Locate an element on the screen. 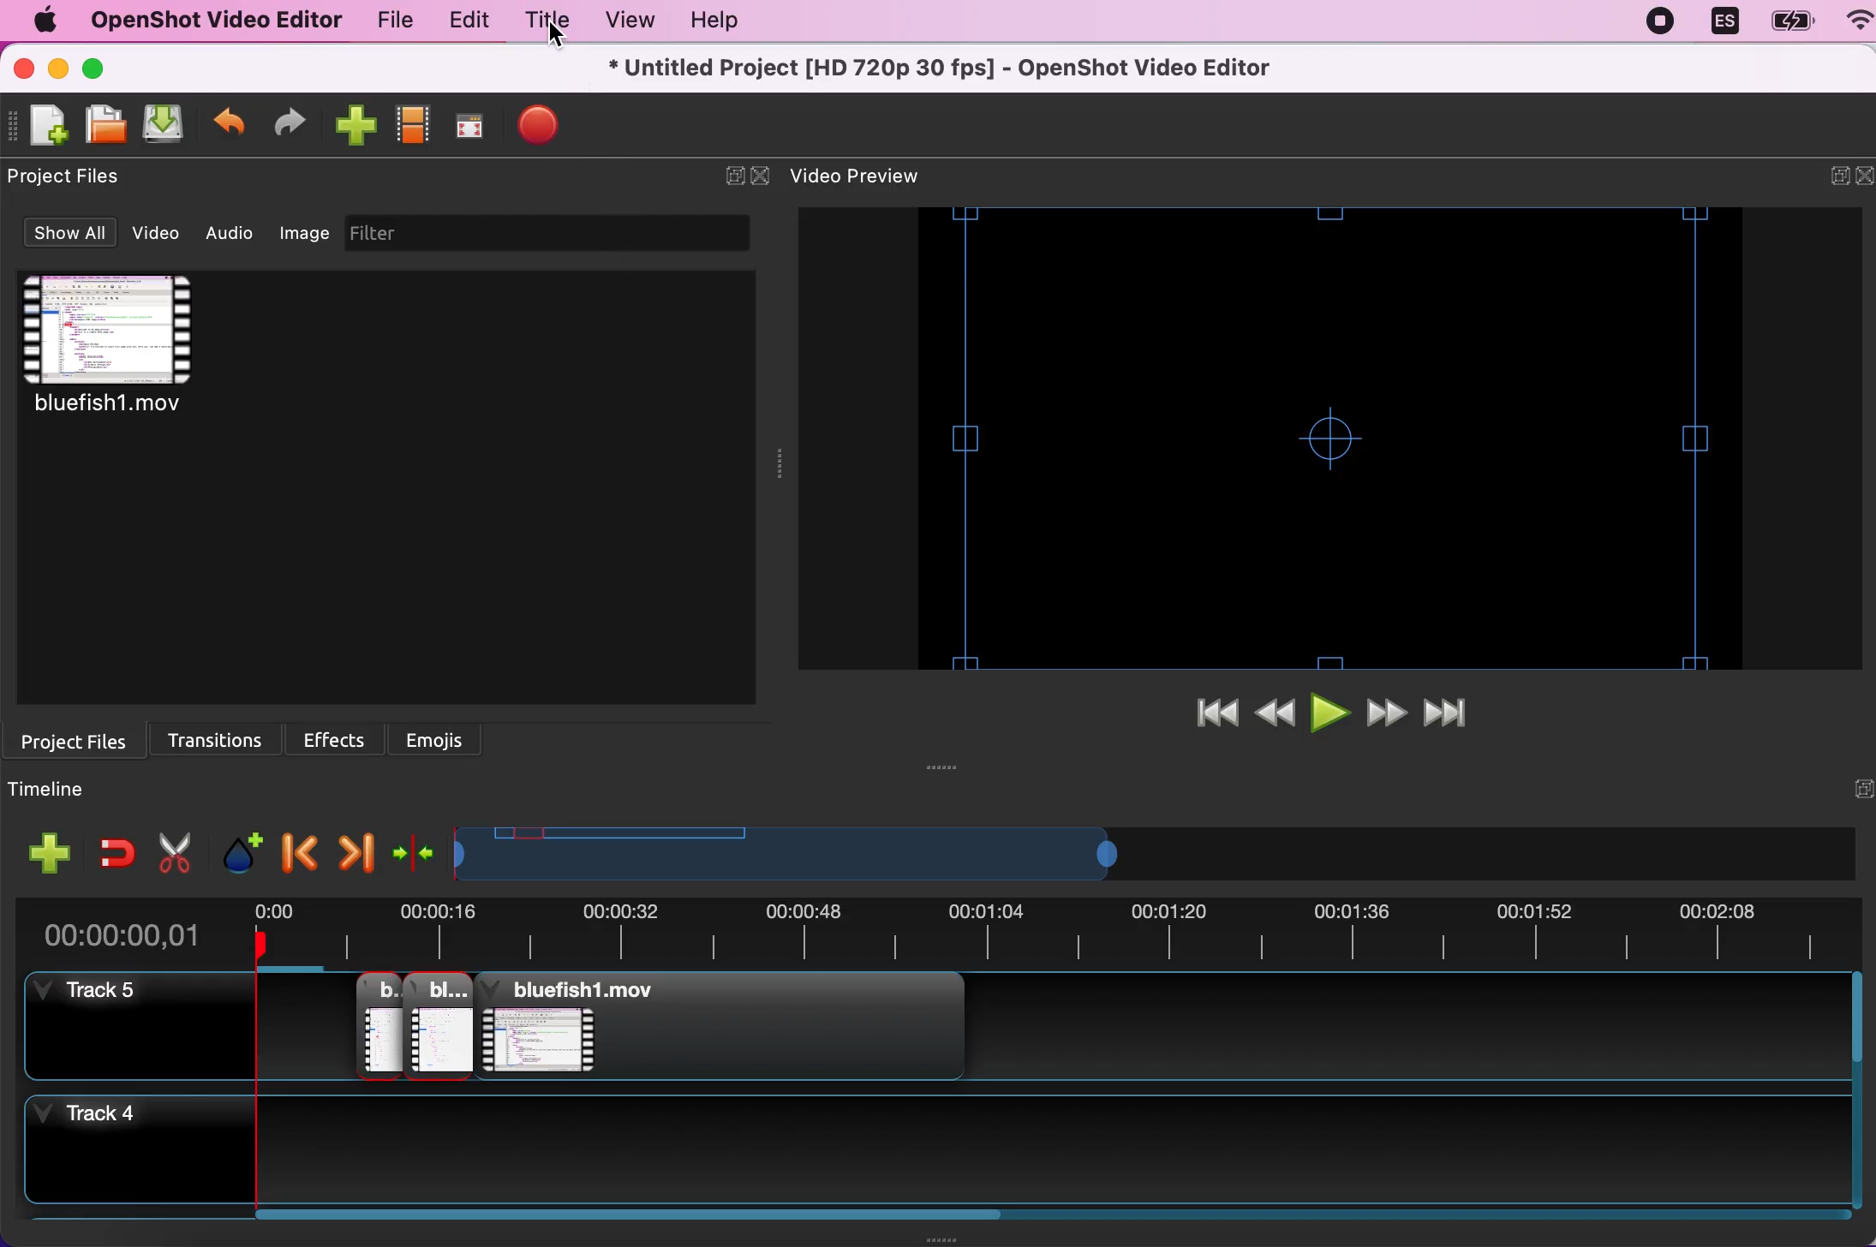  track 4 is located at coordinates (127, 1153).